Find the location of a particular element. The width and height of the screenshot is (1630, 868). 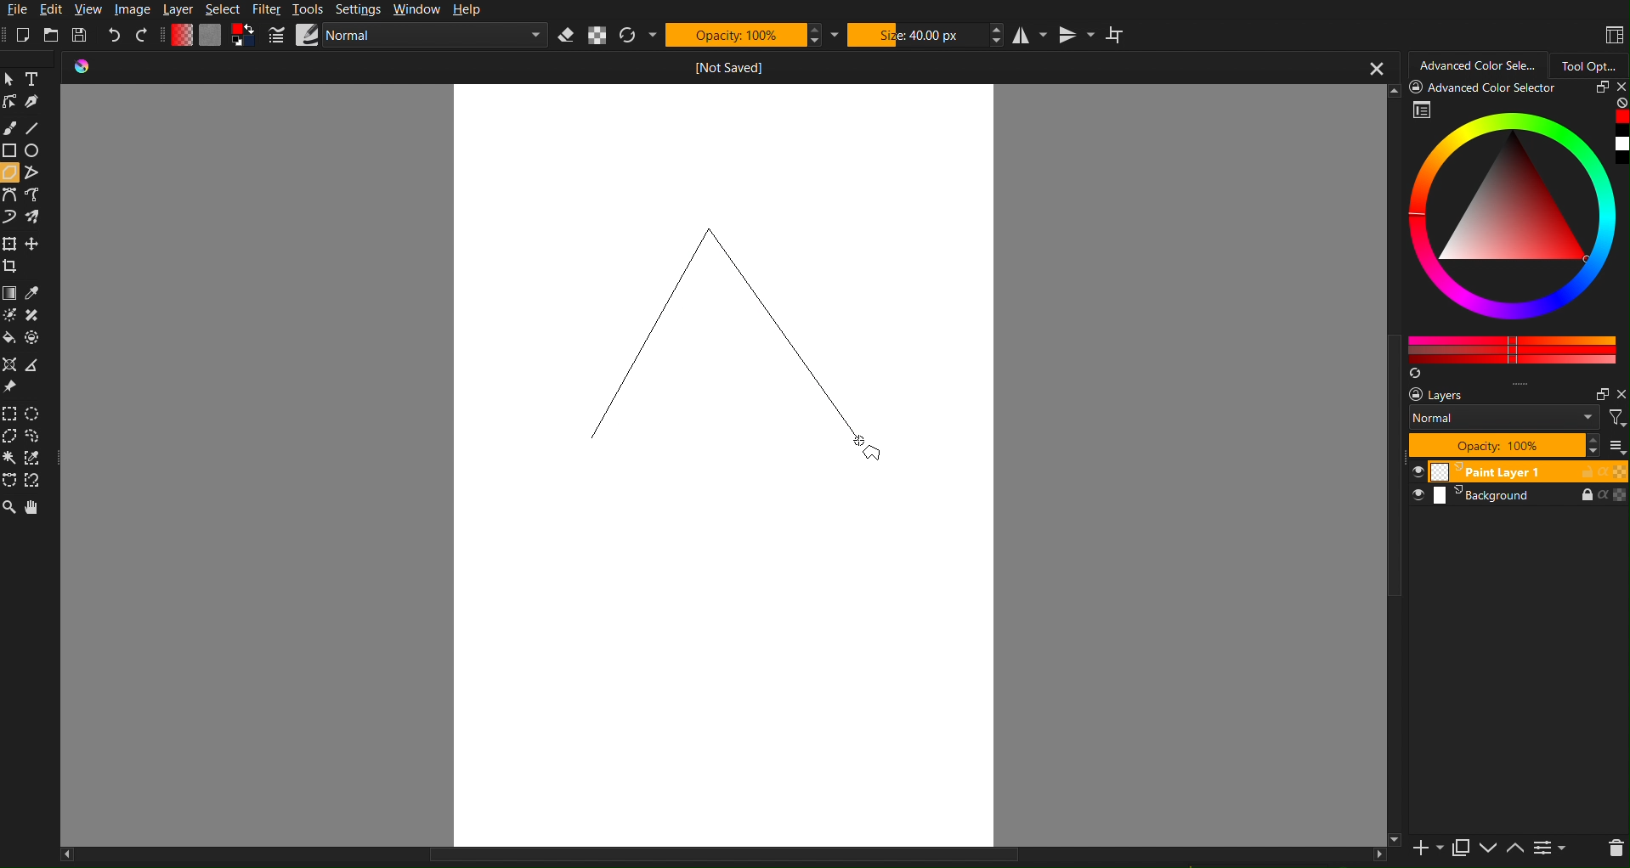

Line 1 is located at coordinates (625, 339).